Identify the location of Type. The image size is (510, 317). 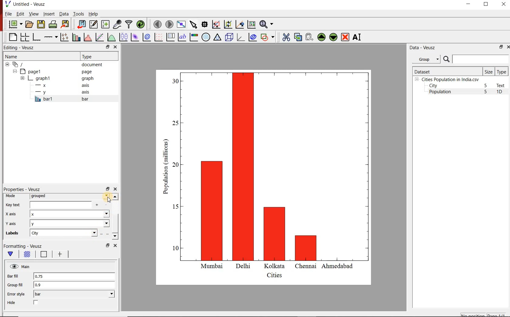
(98, 56).